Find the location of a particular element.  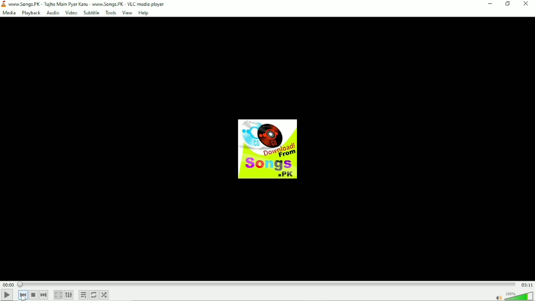

Next is located at coordinates (44, 295).